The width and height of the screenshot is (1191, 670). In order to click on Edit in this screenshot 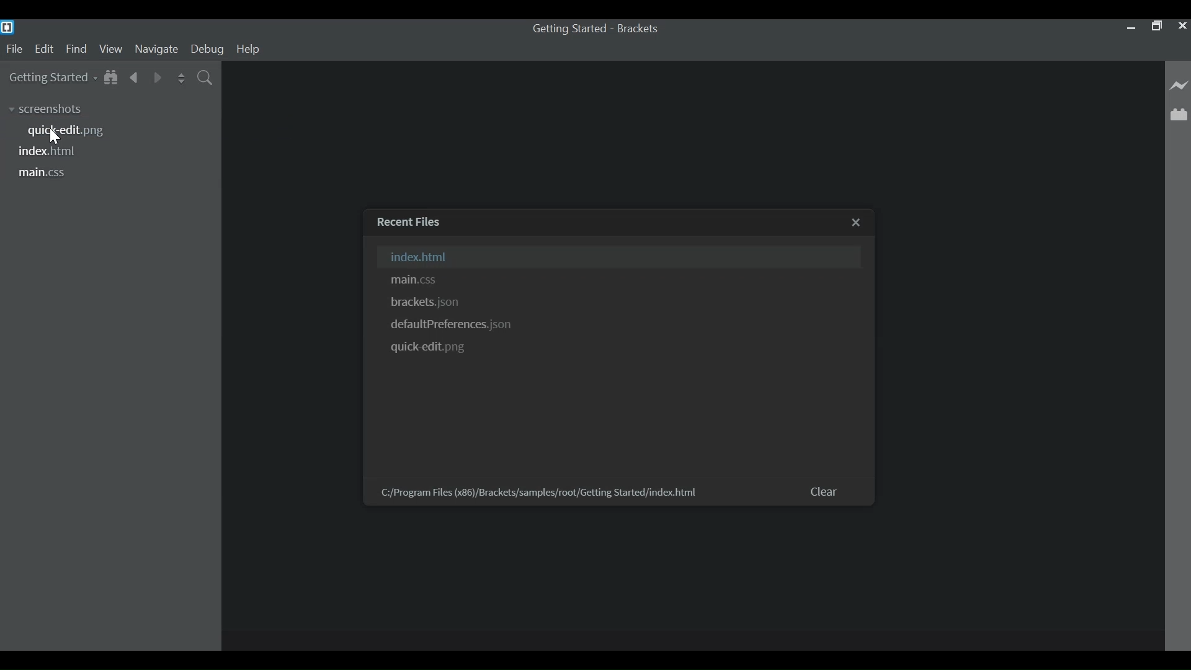, I will do `click(43, 49)`.